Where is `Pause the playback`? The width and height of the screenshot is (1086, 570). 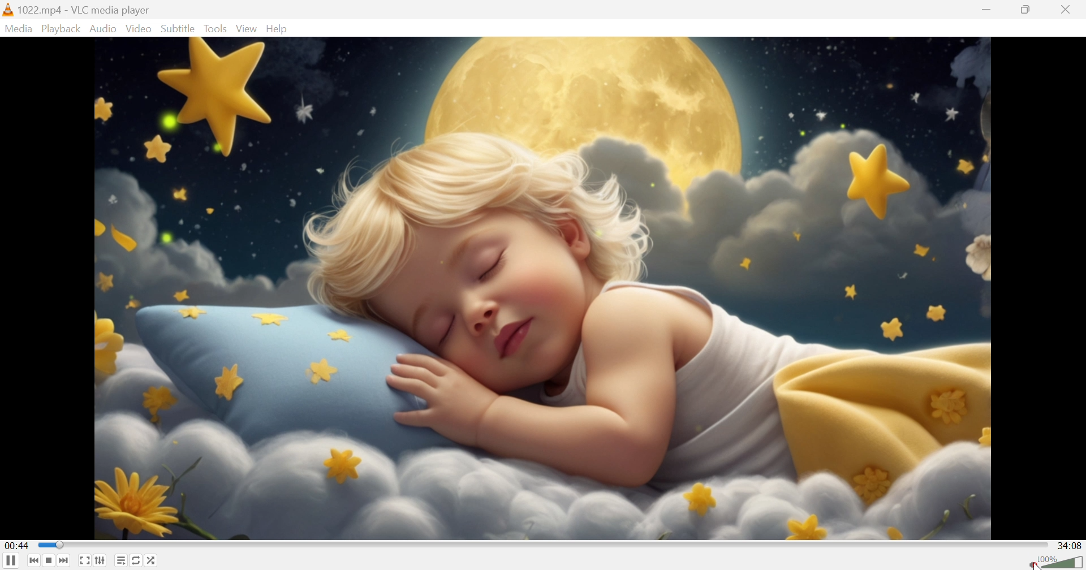
Pause the playback is located at coordinates (10, 562).